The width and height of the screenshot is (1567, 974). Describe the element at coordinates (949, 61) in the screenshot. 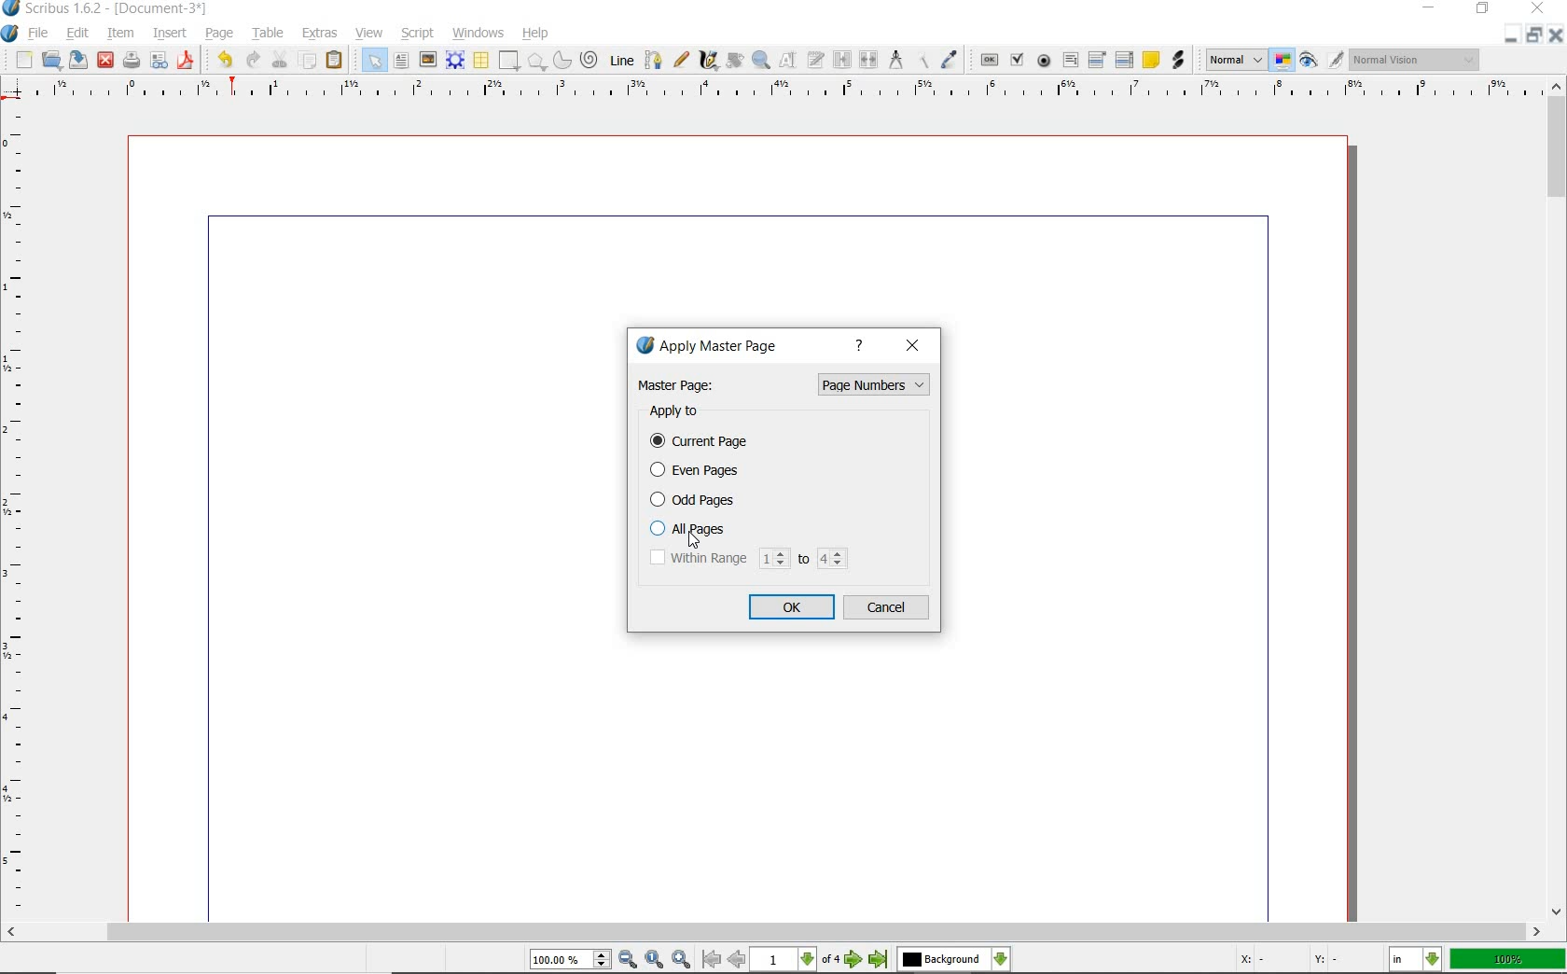

I see `eye dropper` at that location.